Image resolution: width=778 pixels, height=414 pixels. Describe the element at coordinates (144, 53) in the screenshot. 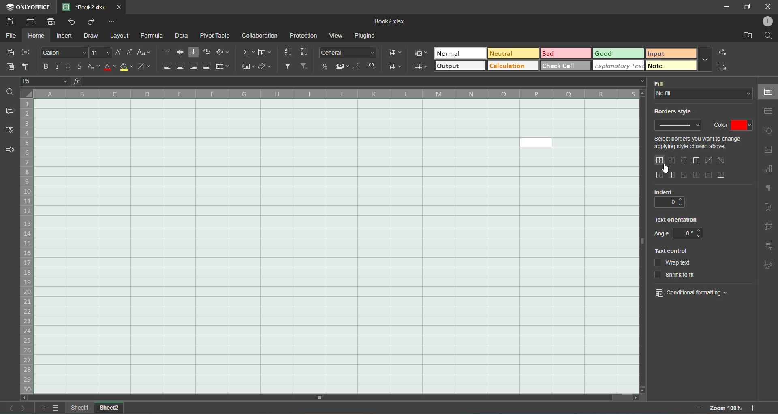

I see `change case` at that location.